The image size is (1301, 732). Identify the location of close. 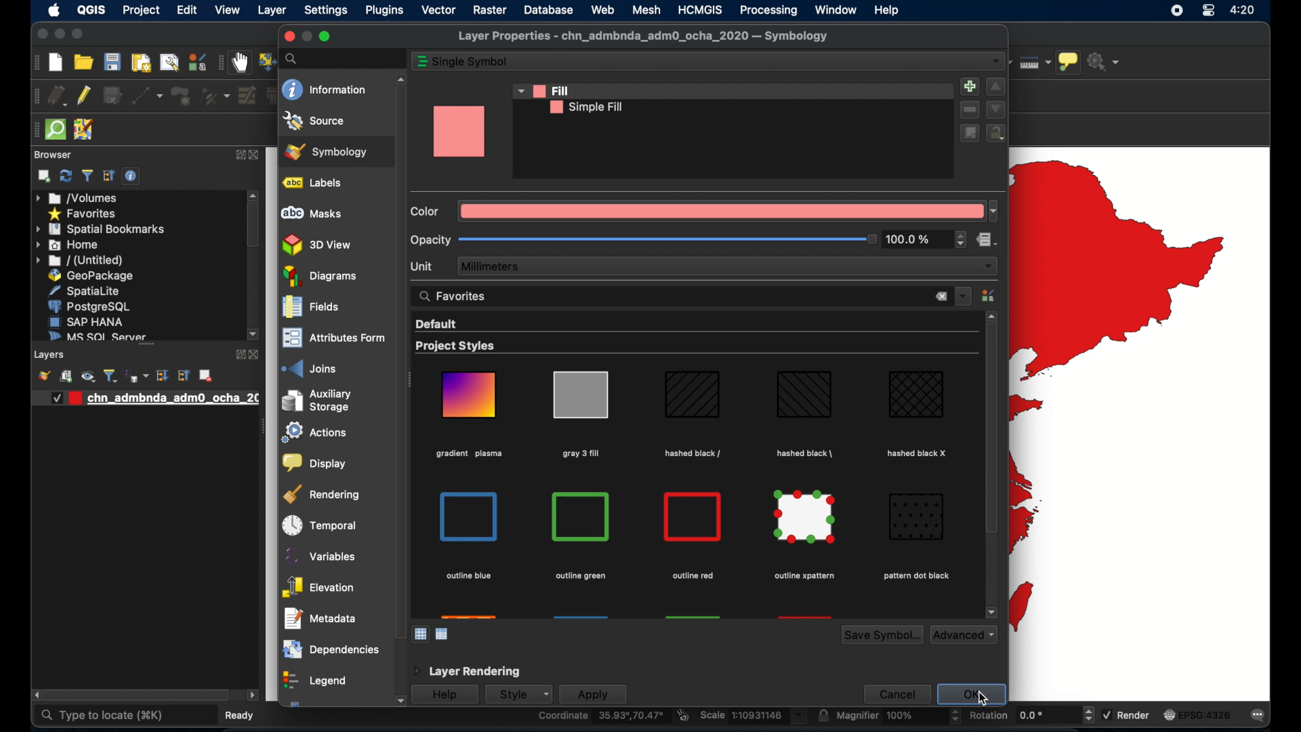
(287, 37).